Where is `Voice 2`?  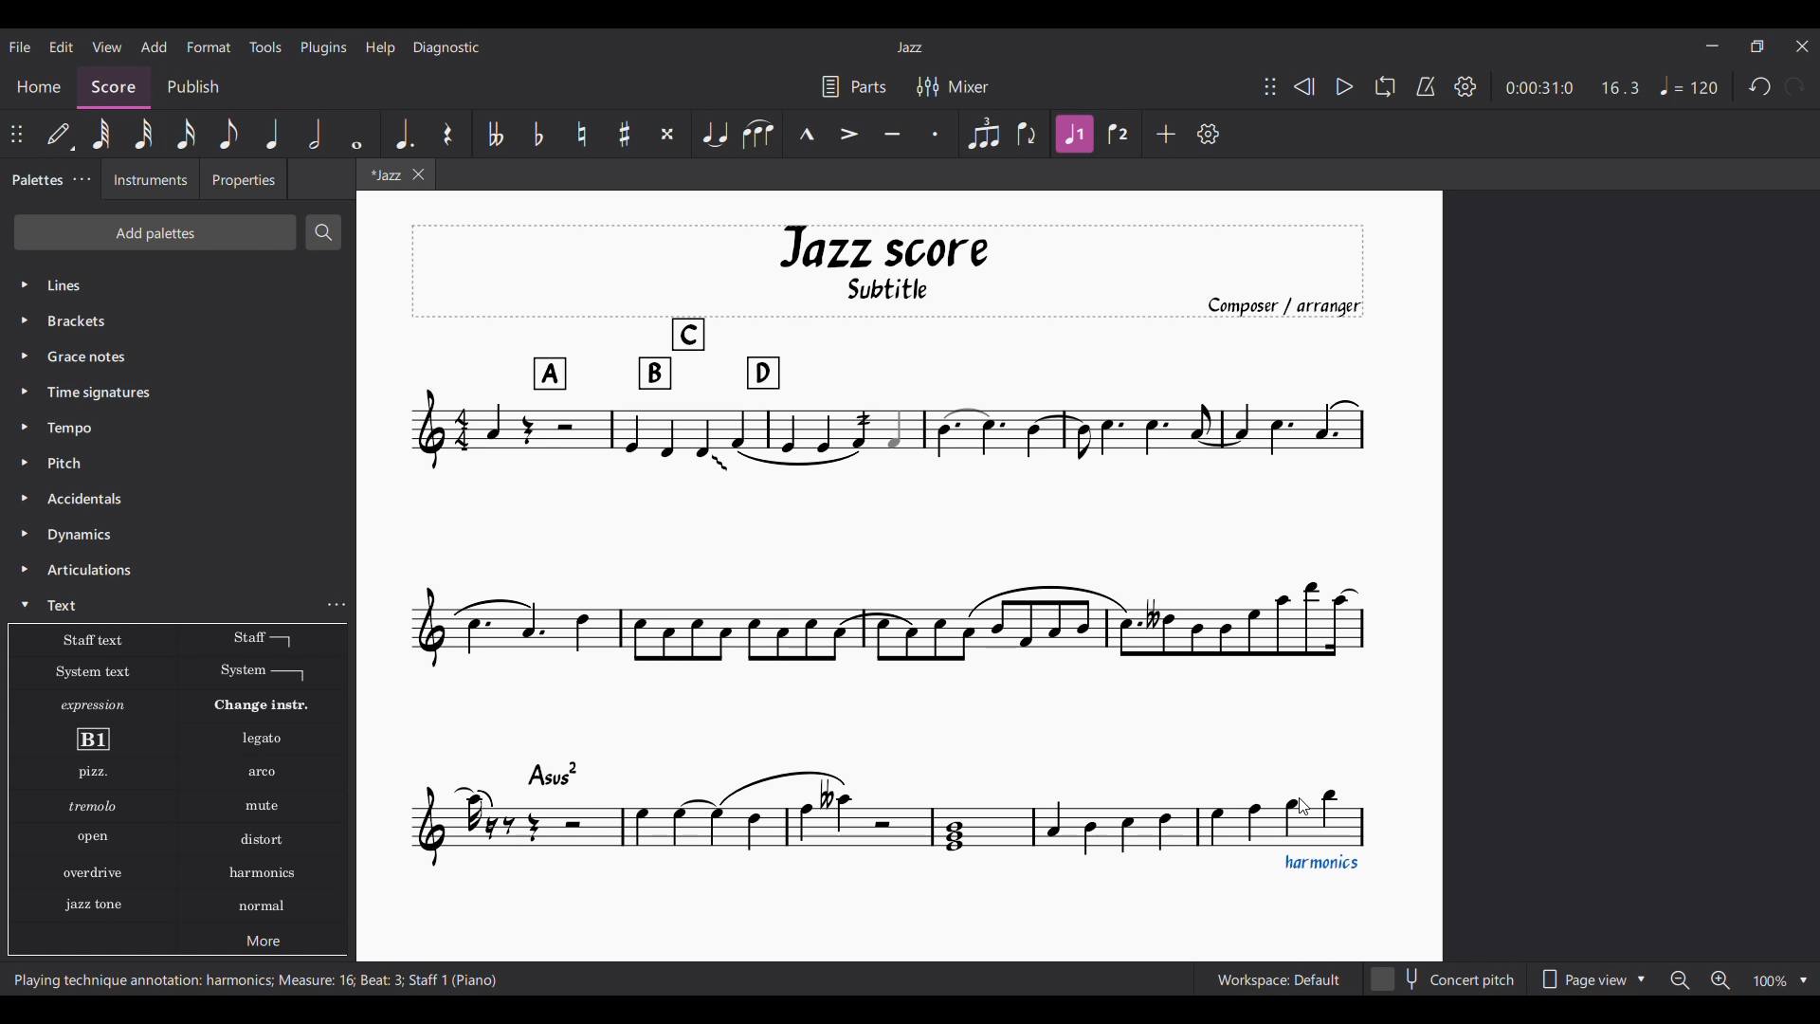
Voice 2 is located at coordinates (1119, 133).